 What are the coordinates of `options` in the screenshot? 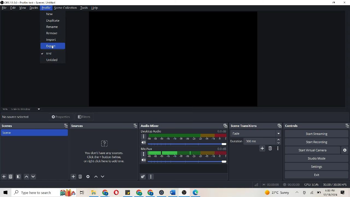 It's located at (143, 136).